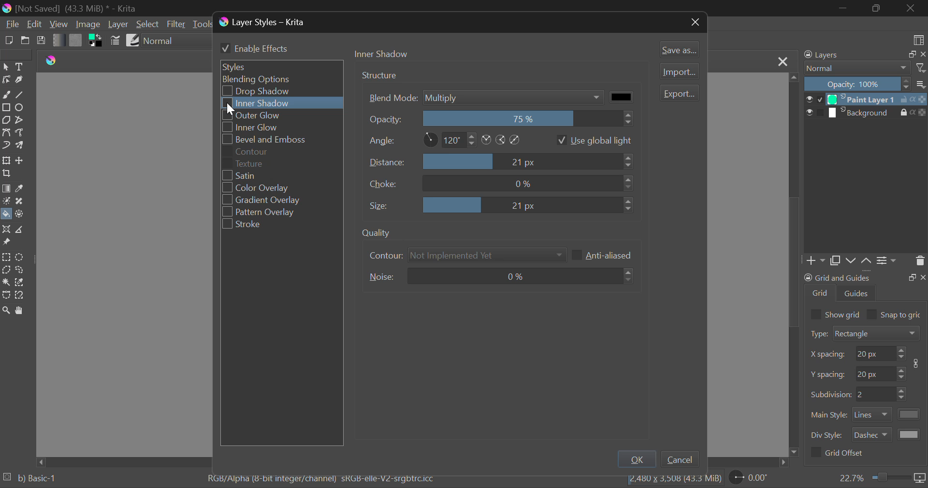 The width and height of the screenshot is (928, 488). What do you see at coordinates (148, 24) in the screenshot?
I see `Select` at bounding box center [148, 24].